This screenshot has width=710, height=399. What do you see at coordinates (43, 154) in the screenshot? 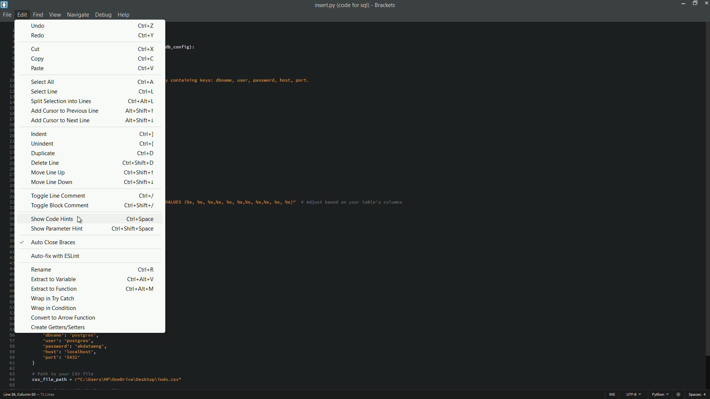
I see `duplicate` at bounding box center [43, 154].